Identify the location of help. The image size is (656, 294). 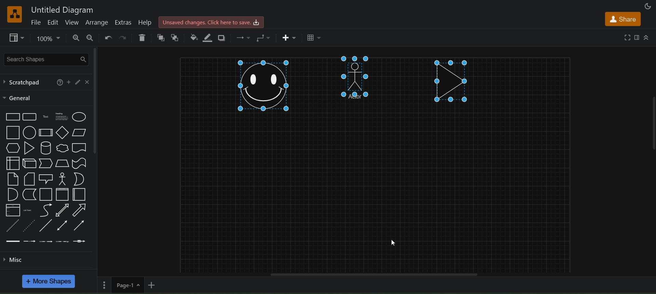
(146, 22).